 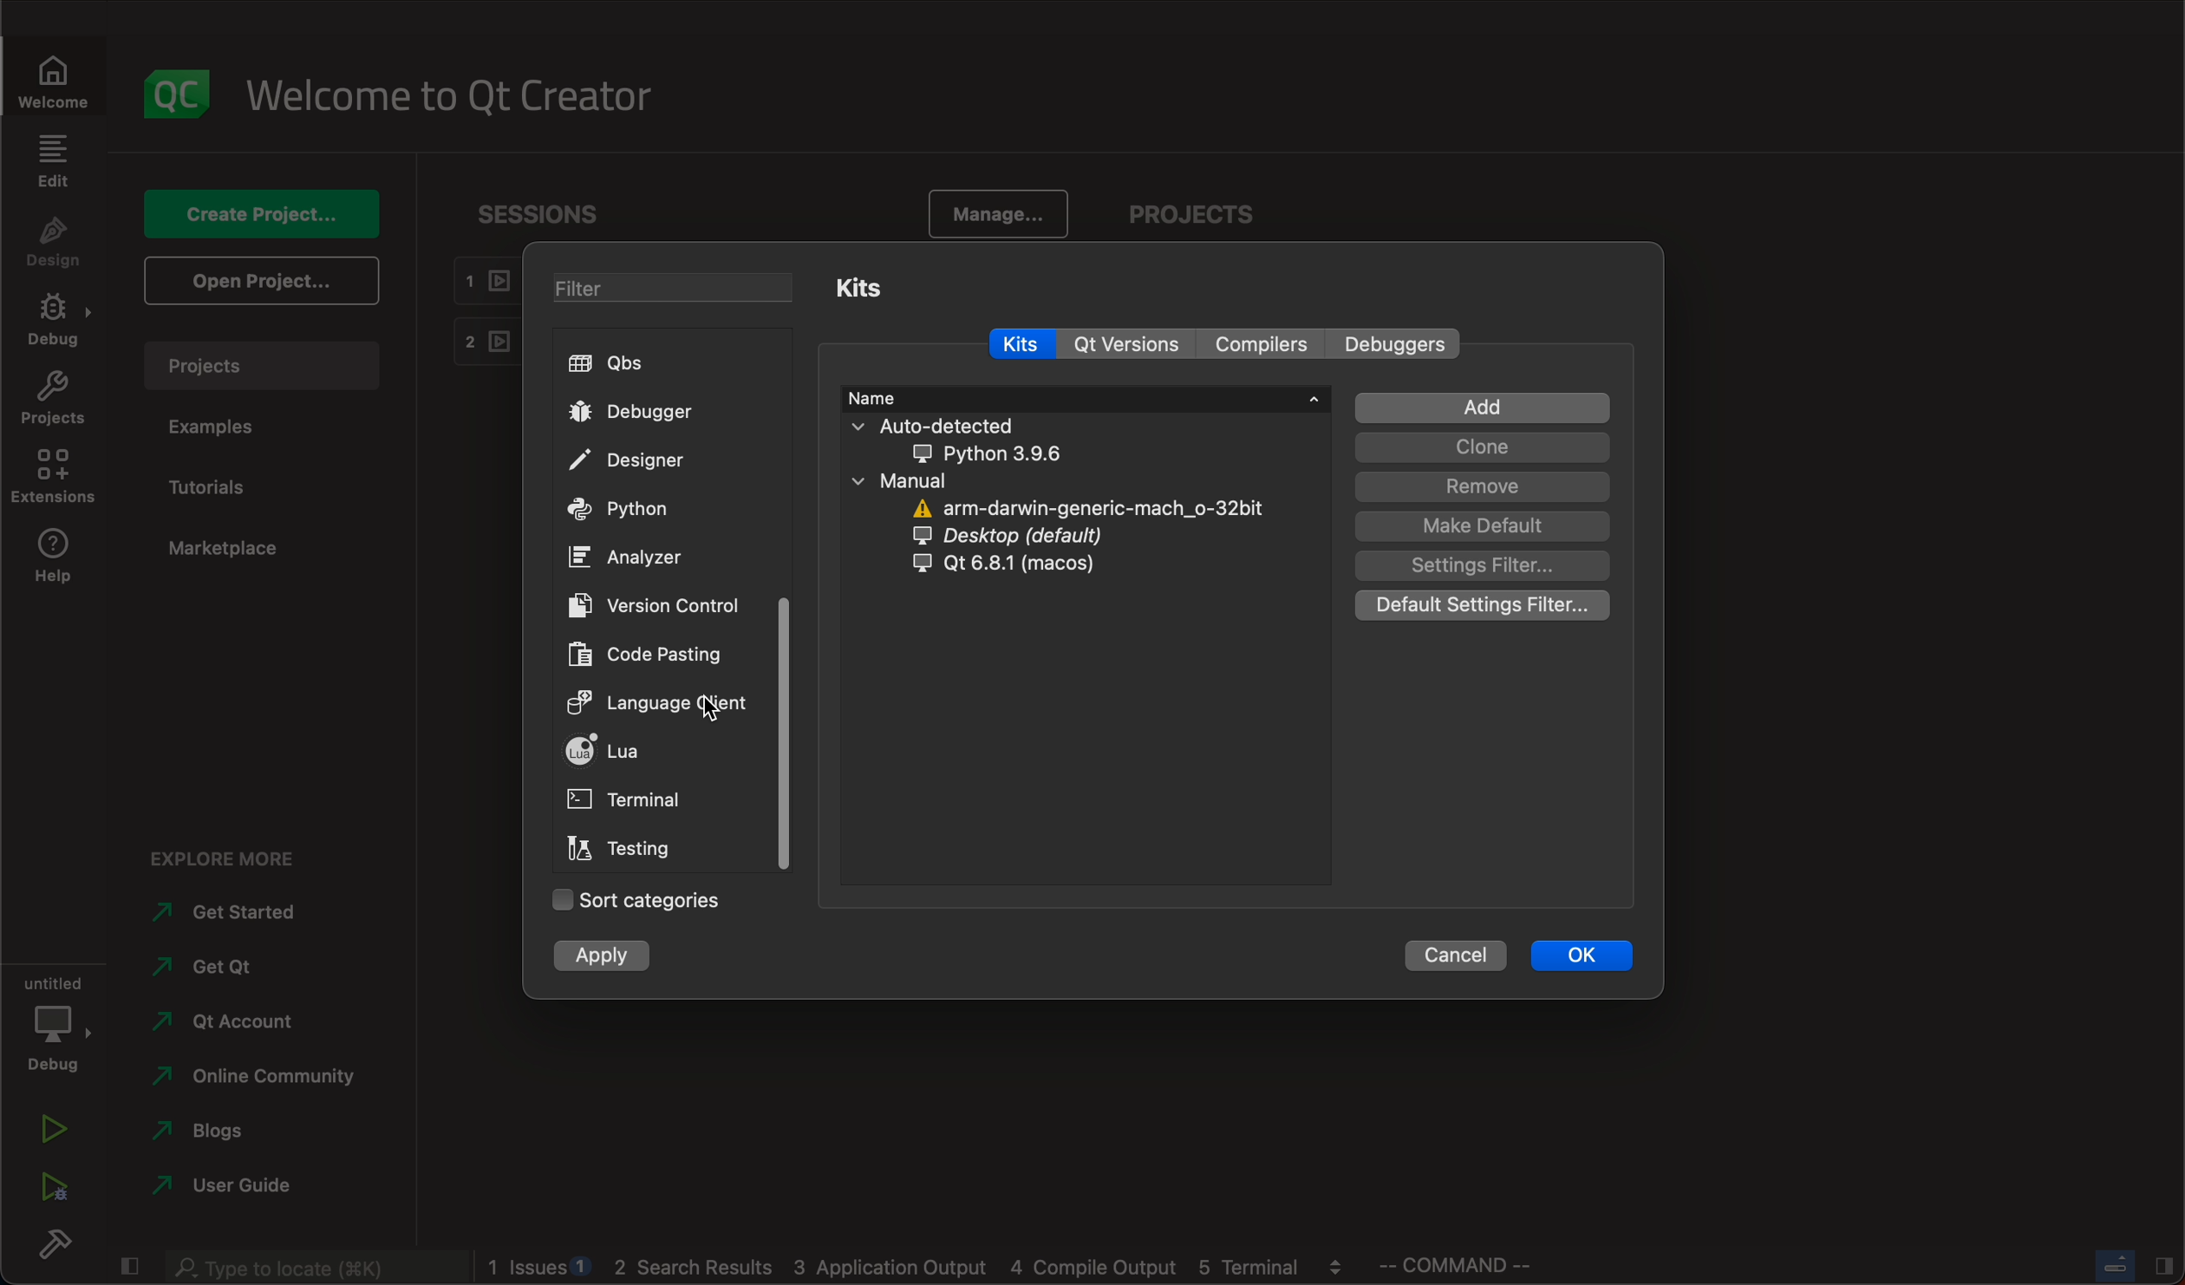 I want to click on debugger, so click(x=633, y=416).